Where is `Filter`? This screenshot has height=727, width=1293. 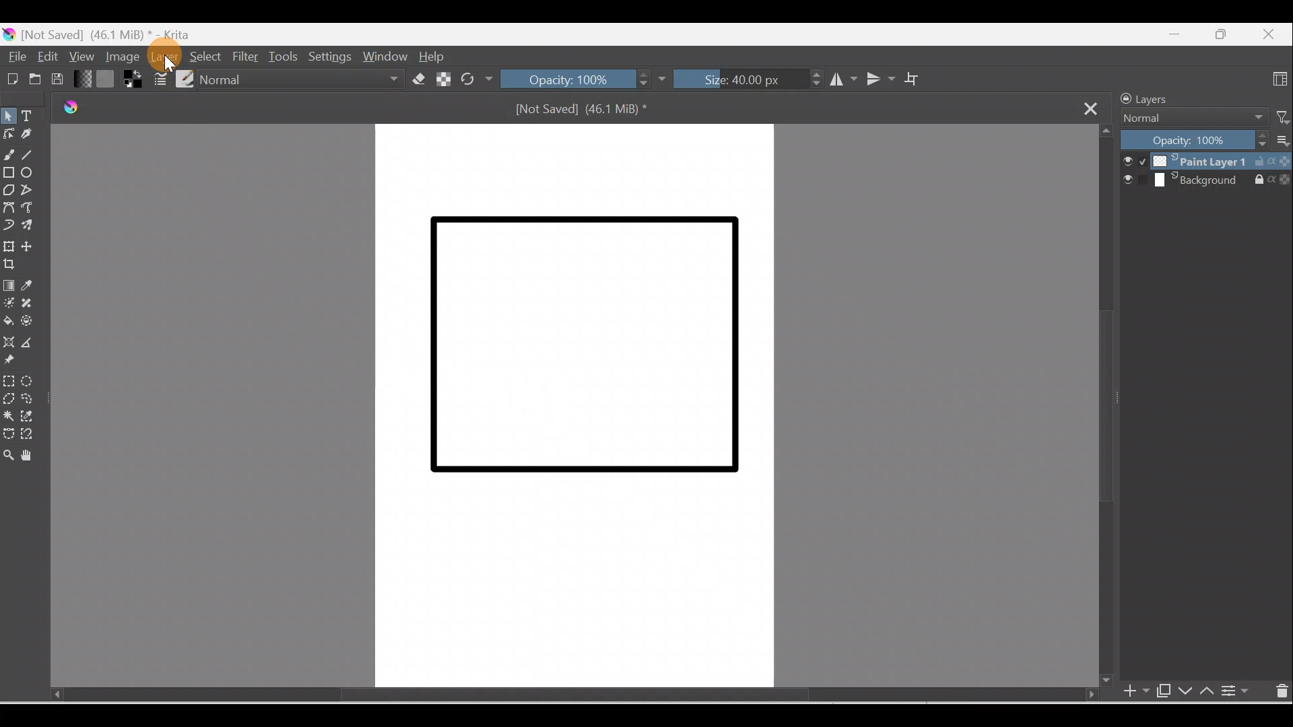
Filter is located at coordinates (247, 56).